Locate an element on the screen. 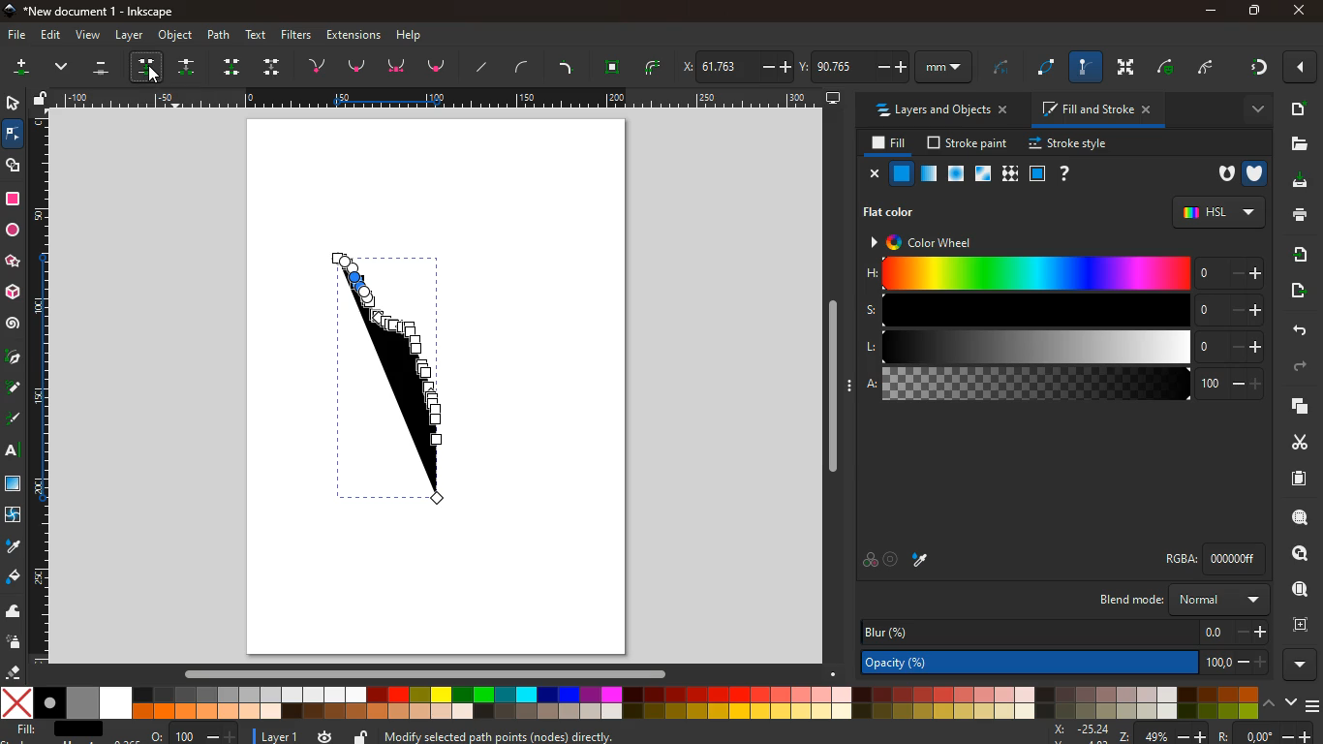 This screenshot has height=744, width=1323. twist is located at coordinates (15, 515).